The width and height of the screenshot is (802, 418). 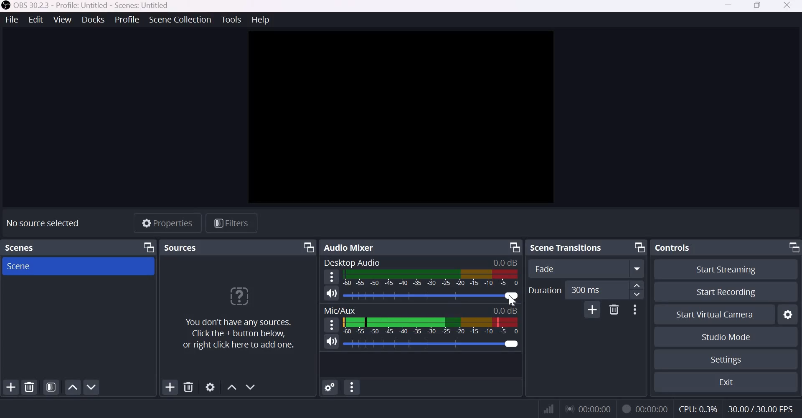 What do you see at coordinates (549, 408) in the screenshot?
I see `Connection Status Indicator` at bounding box center [549, 408].